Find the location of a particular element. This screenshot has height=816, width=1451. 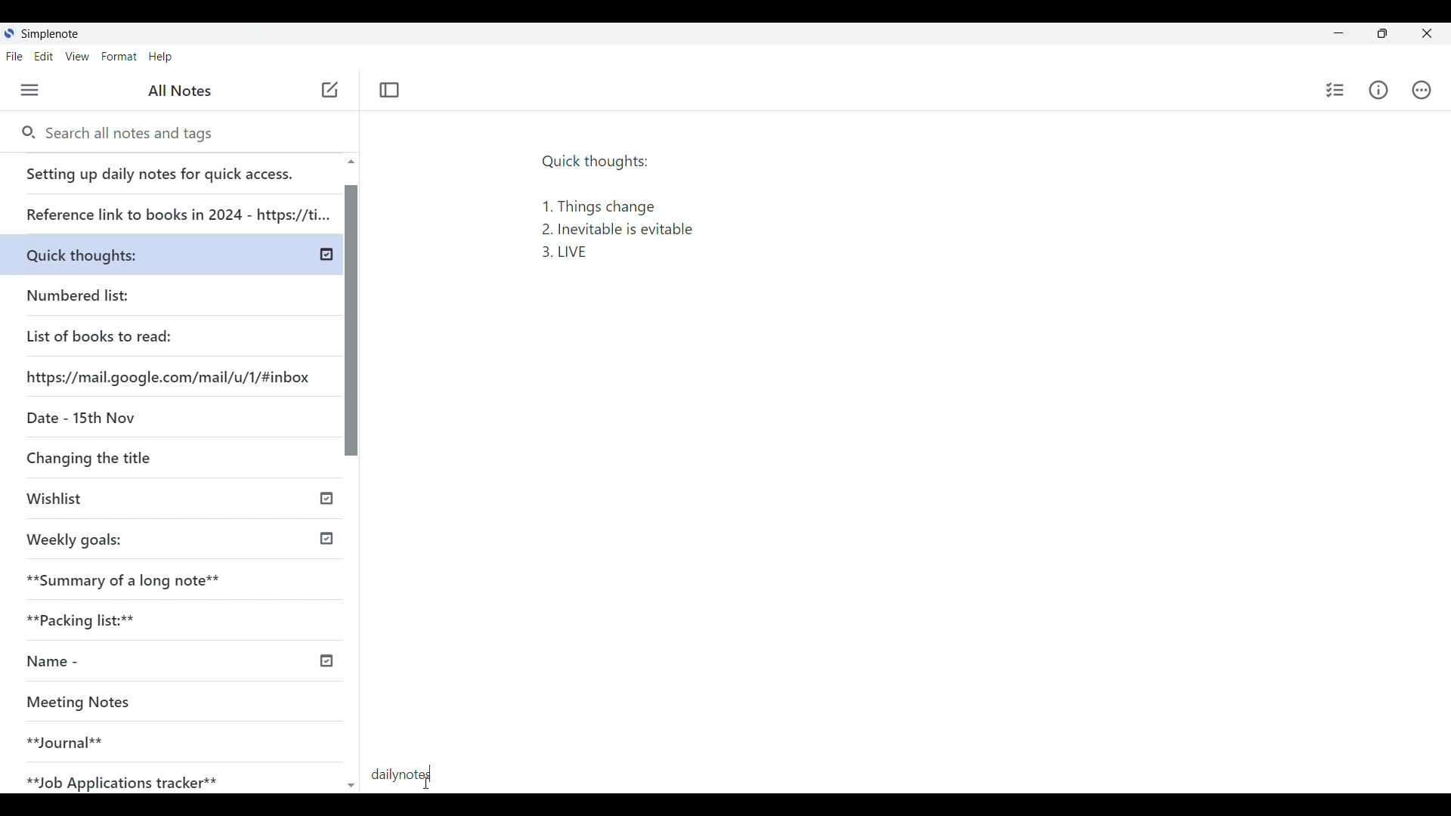

File menu is located at coordinates (14, 57).